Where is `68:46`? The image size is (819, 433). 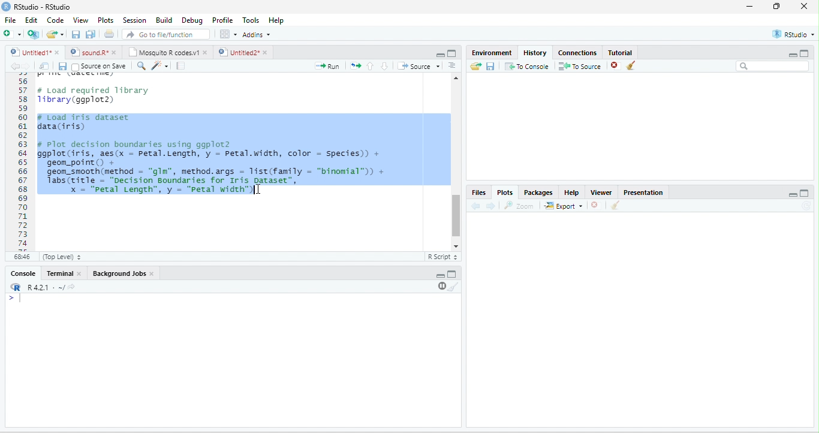 68:46 is located at coordinates (22, 257).